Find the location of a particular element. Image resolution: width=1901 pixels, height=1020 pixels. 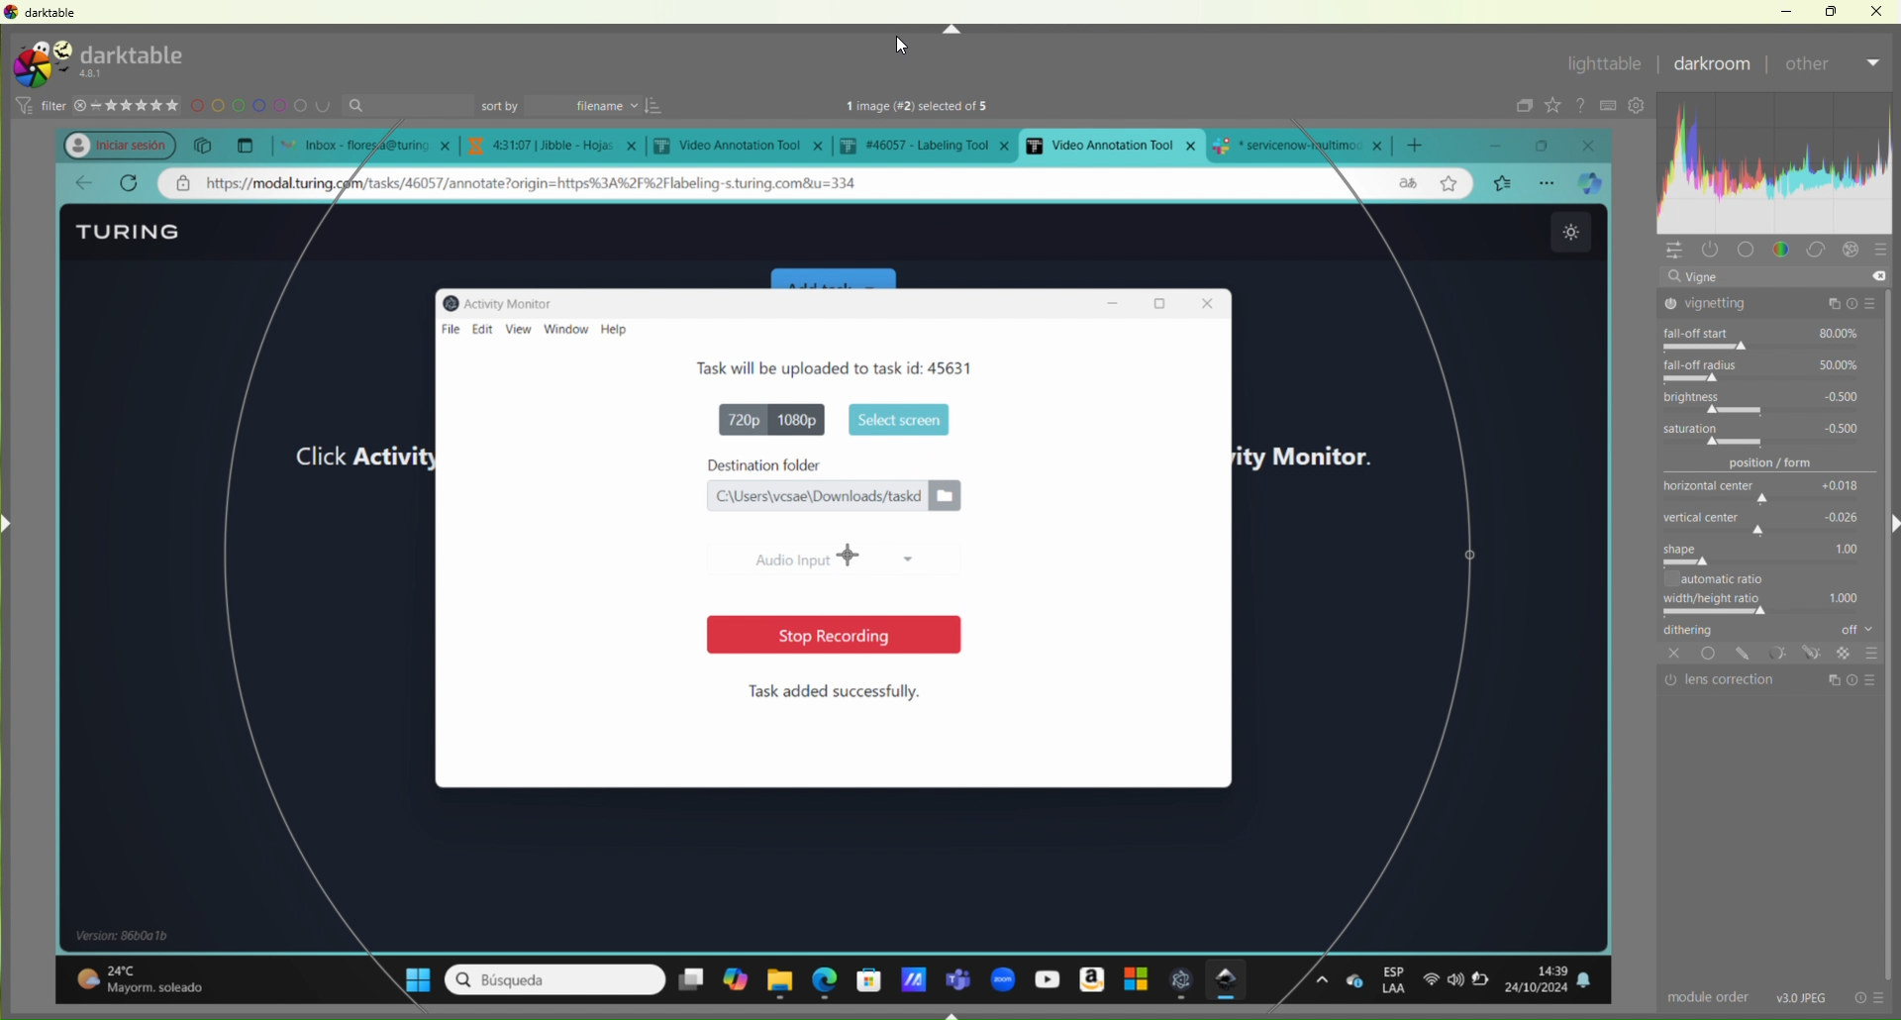

go back is located at coordinates (83, 184).